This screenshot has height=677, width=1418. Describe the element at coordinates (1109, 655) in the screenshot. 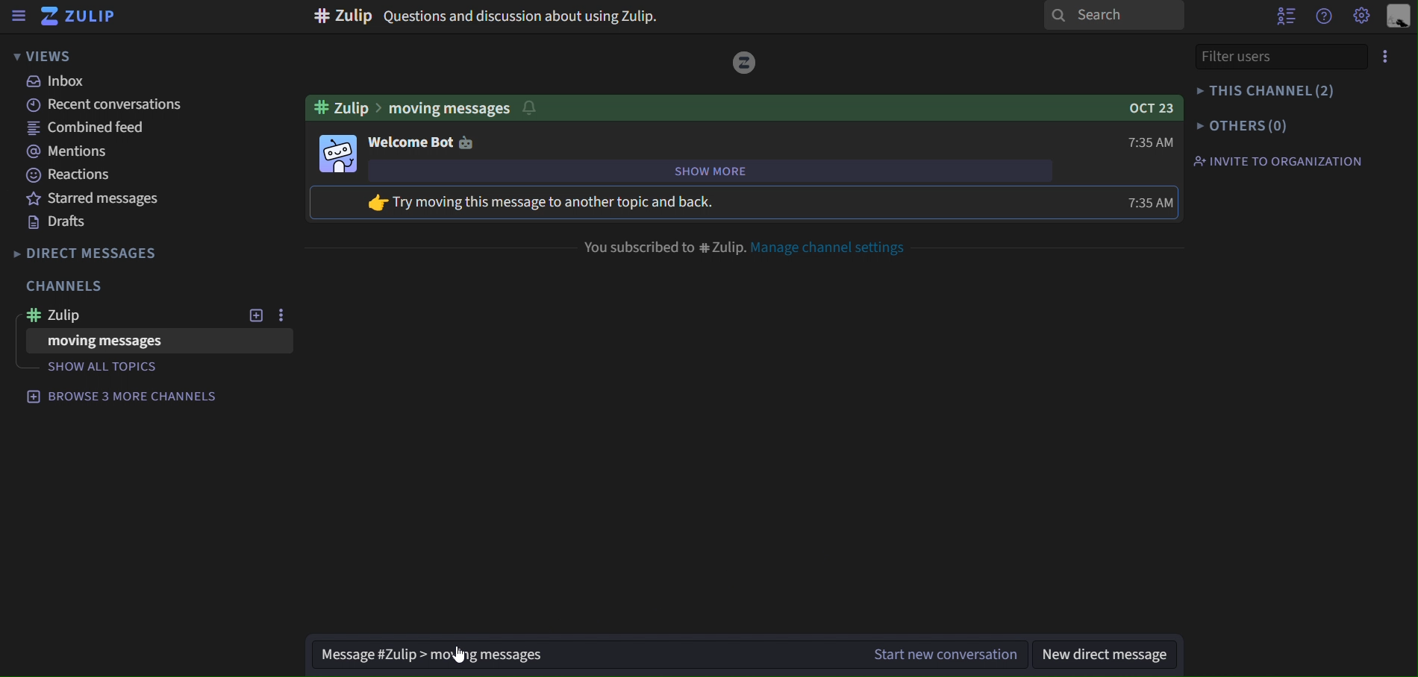

I see `new direct message` at that location.